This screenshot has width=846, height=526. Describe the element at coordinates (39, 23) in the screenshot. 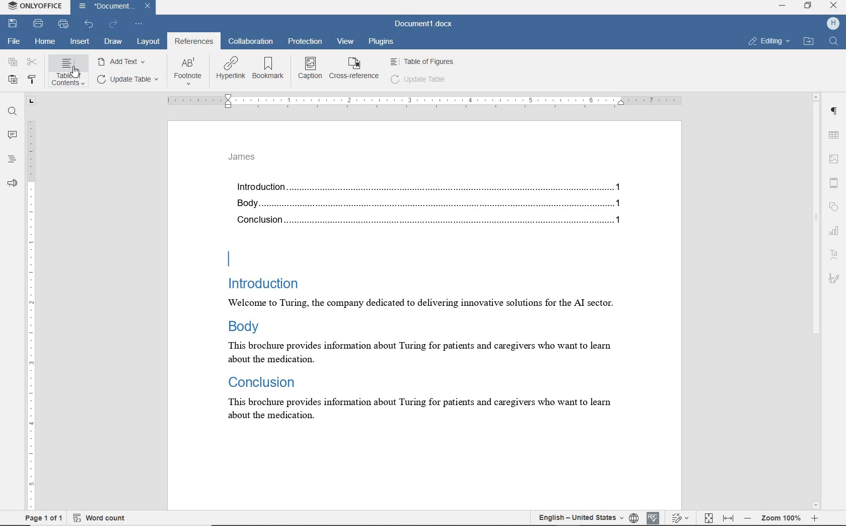

I see `print` at that location.